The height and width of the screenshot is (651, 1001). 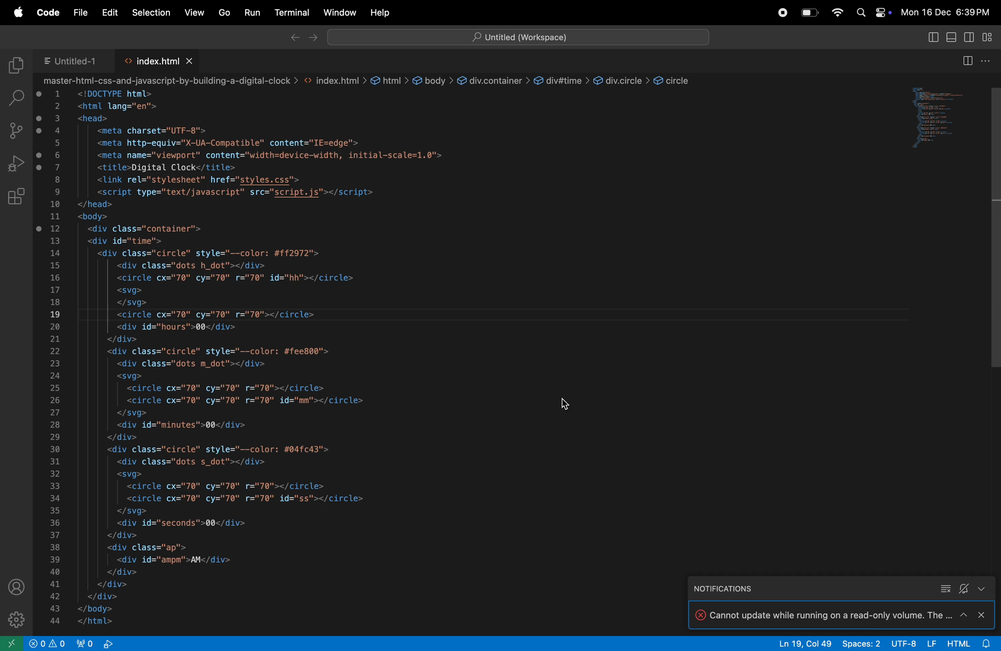 What do you see at coordinates (952, 37) in the screenshot?
I see `primary sidebar` at bounding box center [952, 37].